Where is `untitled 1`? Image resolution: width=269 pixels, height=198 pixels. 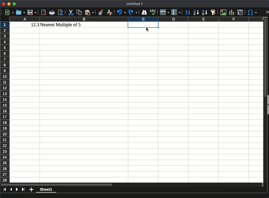 untitled 1 is located at coordinates (134, 4).